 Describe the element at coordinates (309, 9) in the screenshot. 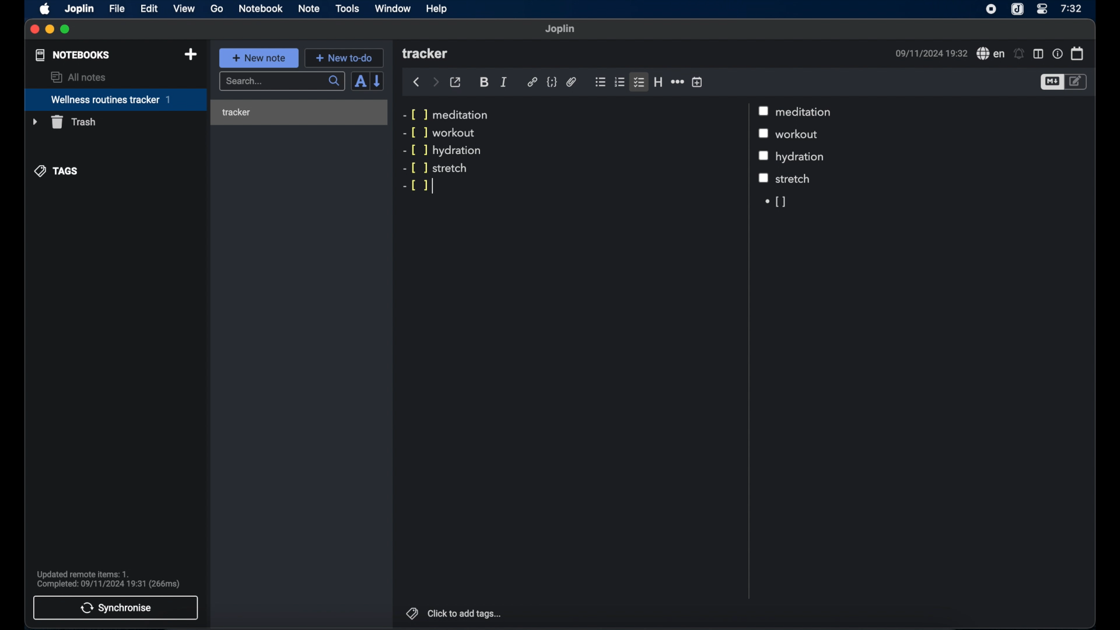

I see `note` at that location.